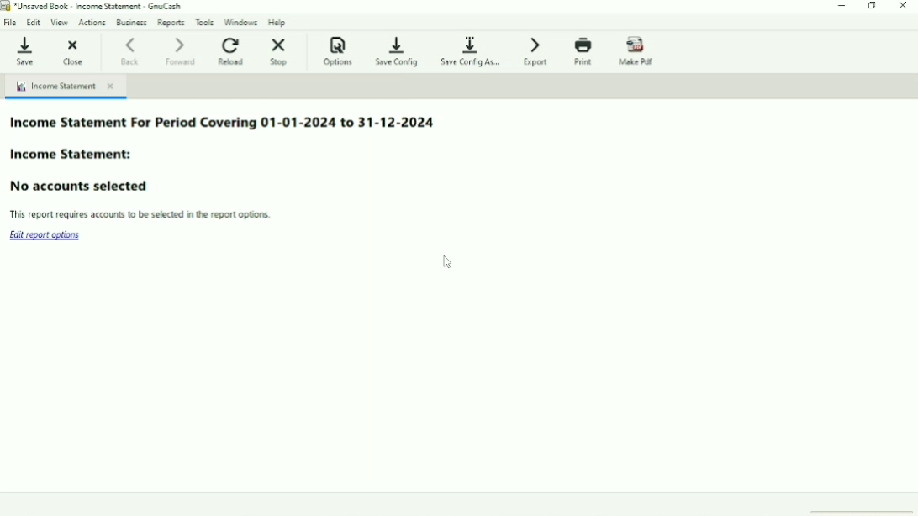 Image resolution: width=918 pixels, height=516 pixels. Describe the element at coordinates (398, 52) in the screenshot. I see `Save Config` at that location.